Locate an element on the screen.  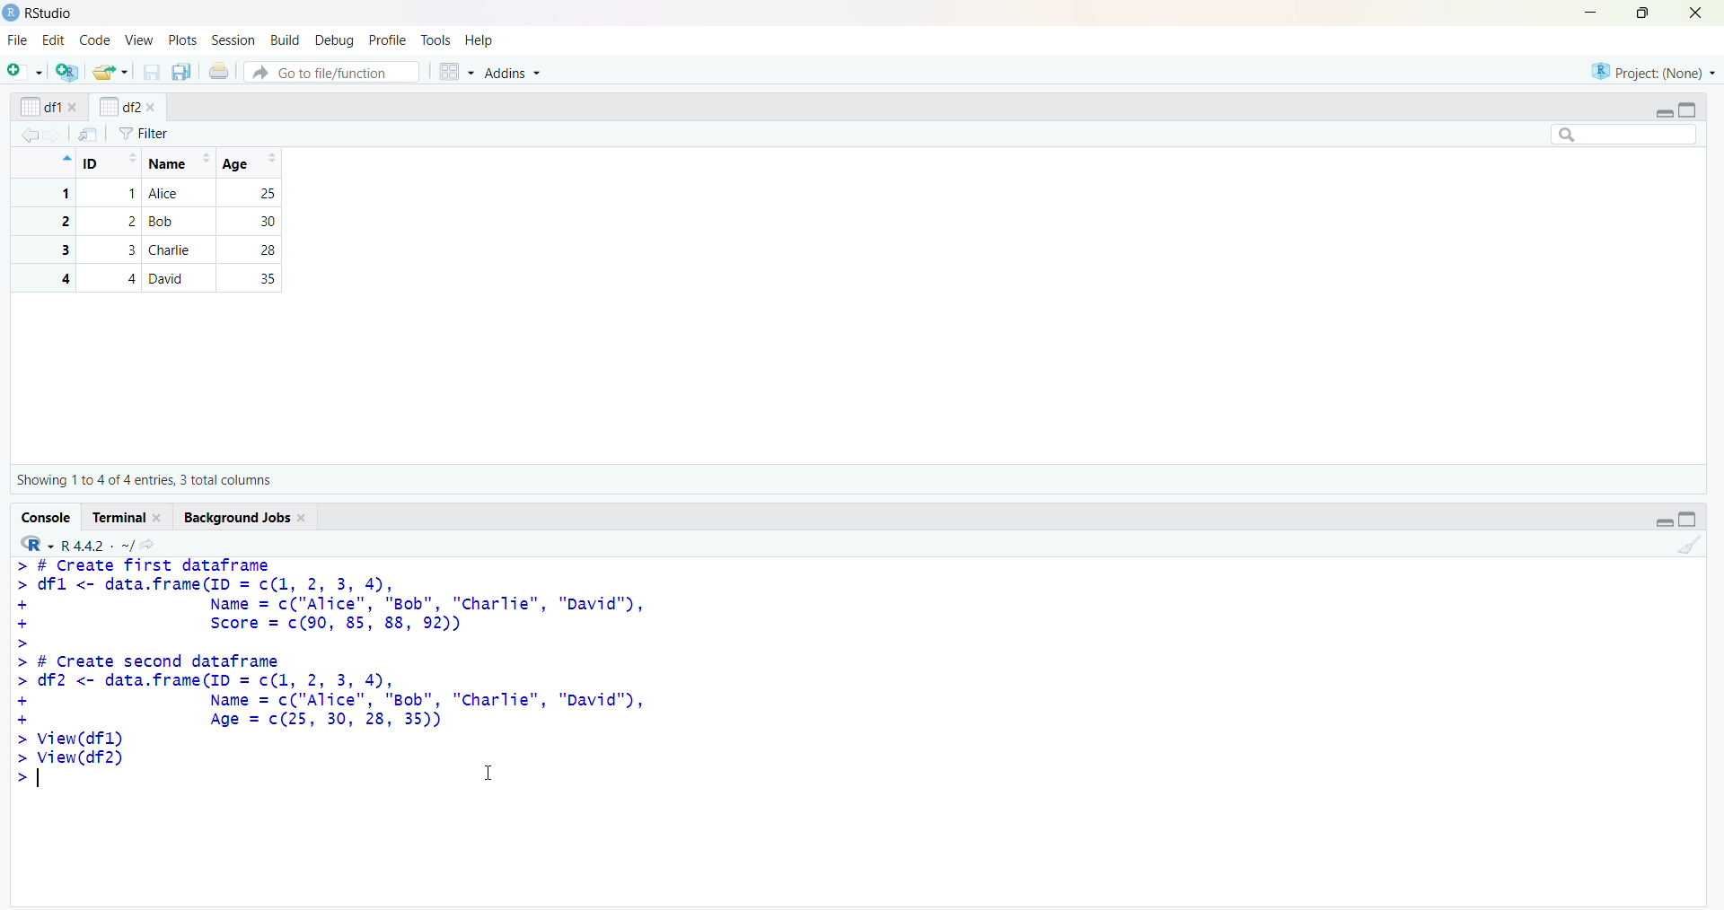
close is located at coordinates (304, 519).